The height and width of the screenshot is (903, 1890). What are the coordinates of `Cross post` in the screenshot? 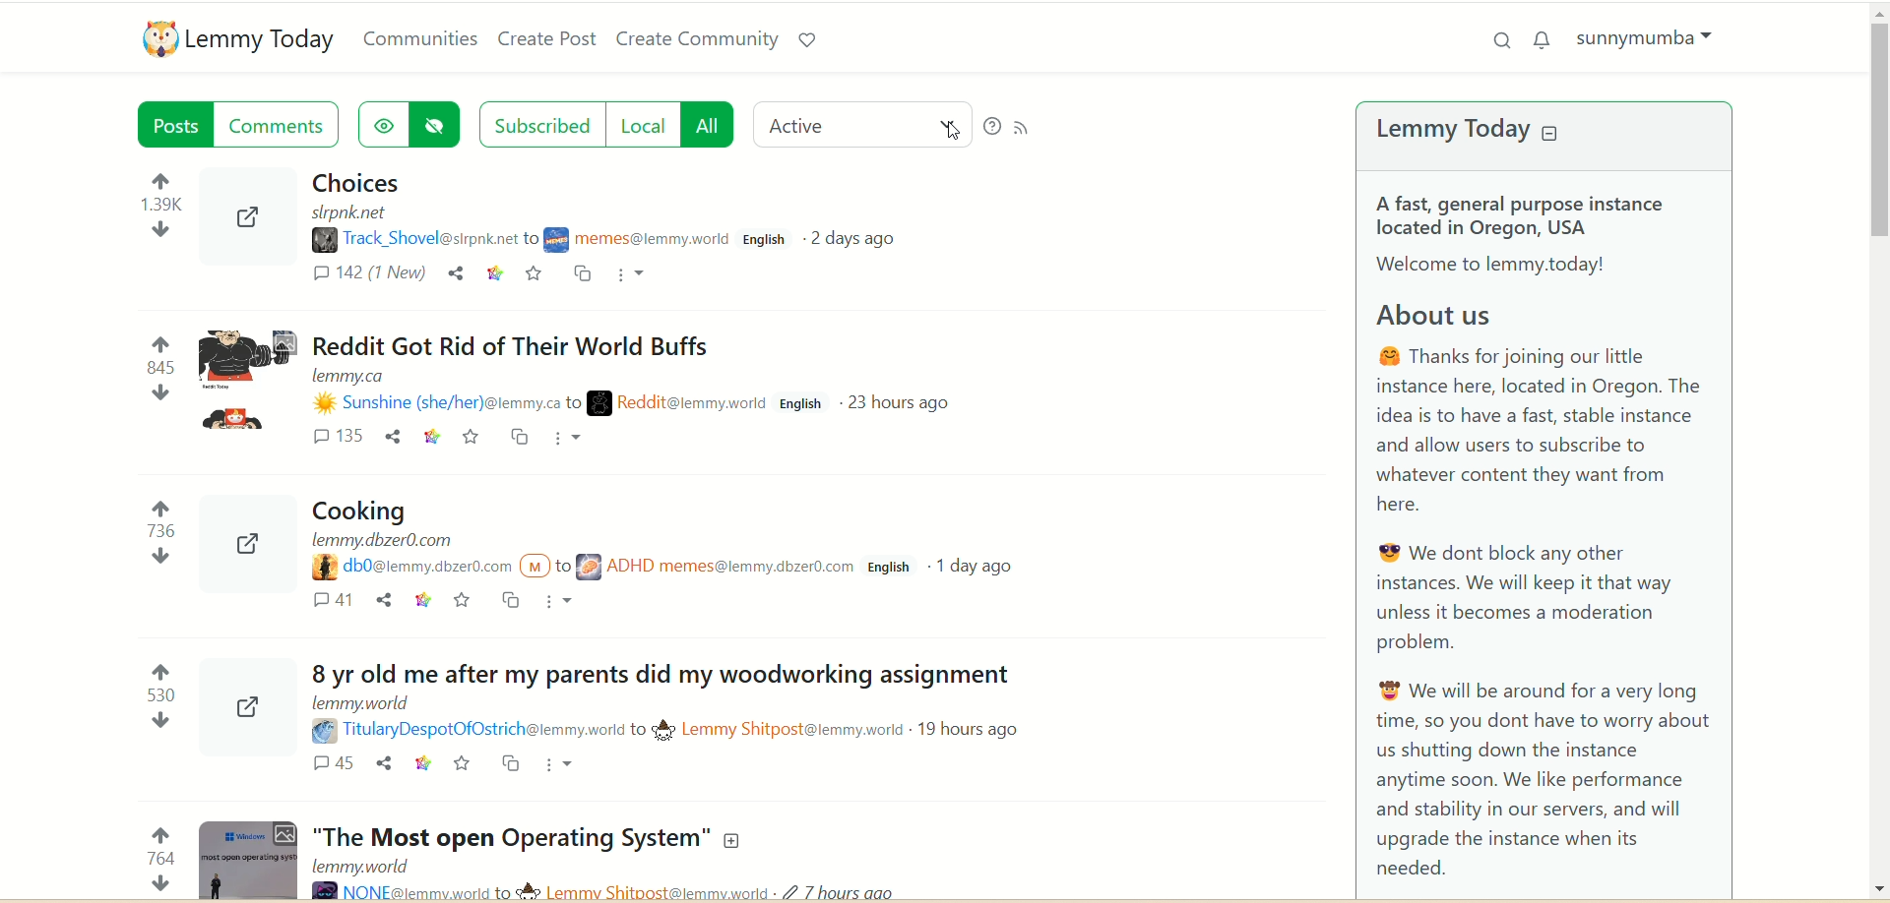 It's located at (519, 436).